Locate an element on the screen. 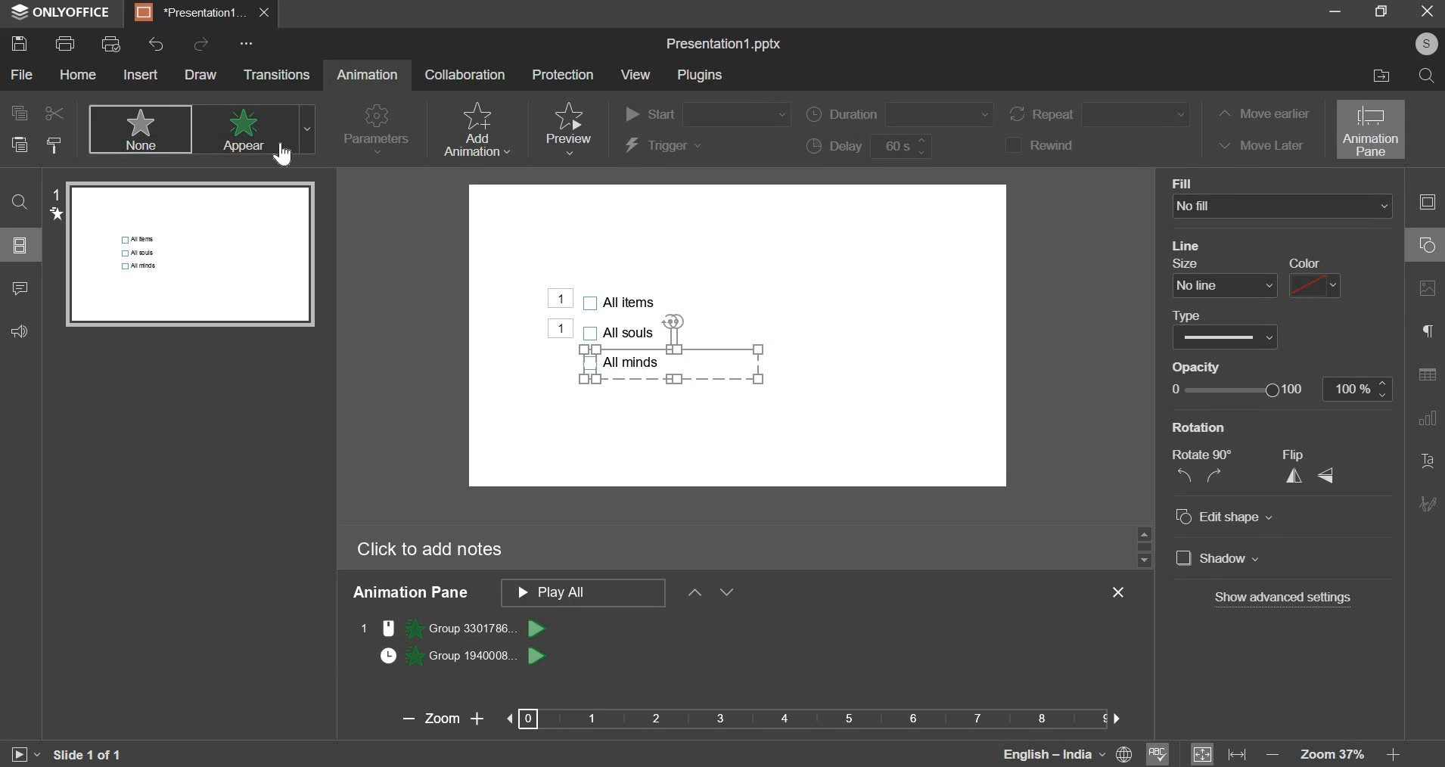 Image resolution: width=1445 pixels, height=767 pixels. slideshow is located at coordinates (24, 753).